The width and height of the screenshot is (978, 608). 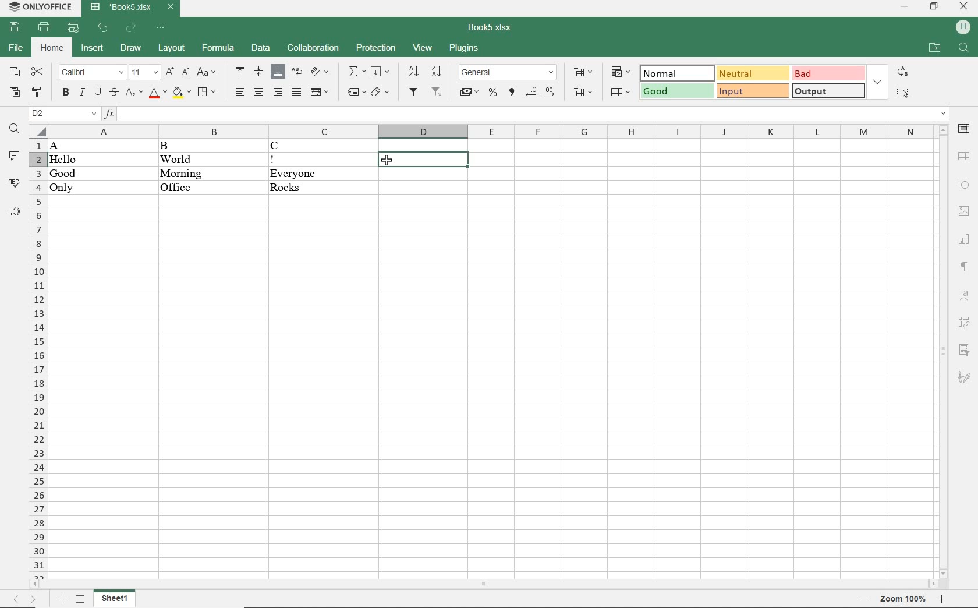 I want to click on increment font size, so click(x=171, y=73).